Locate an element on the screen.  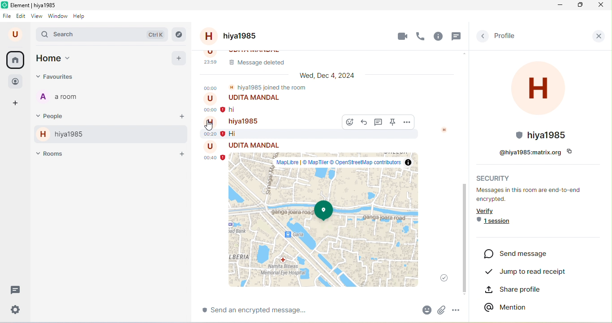
video call is located at coordinates (400, 36).